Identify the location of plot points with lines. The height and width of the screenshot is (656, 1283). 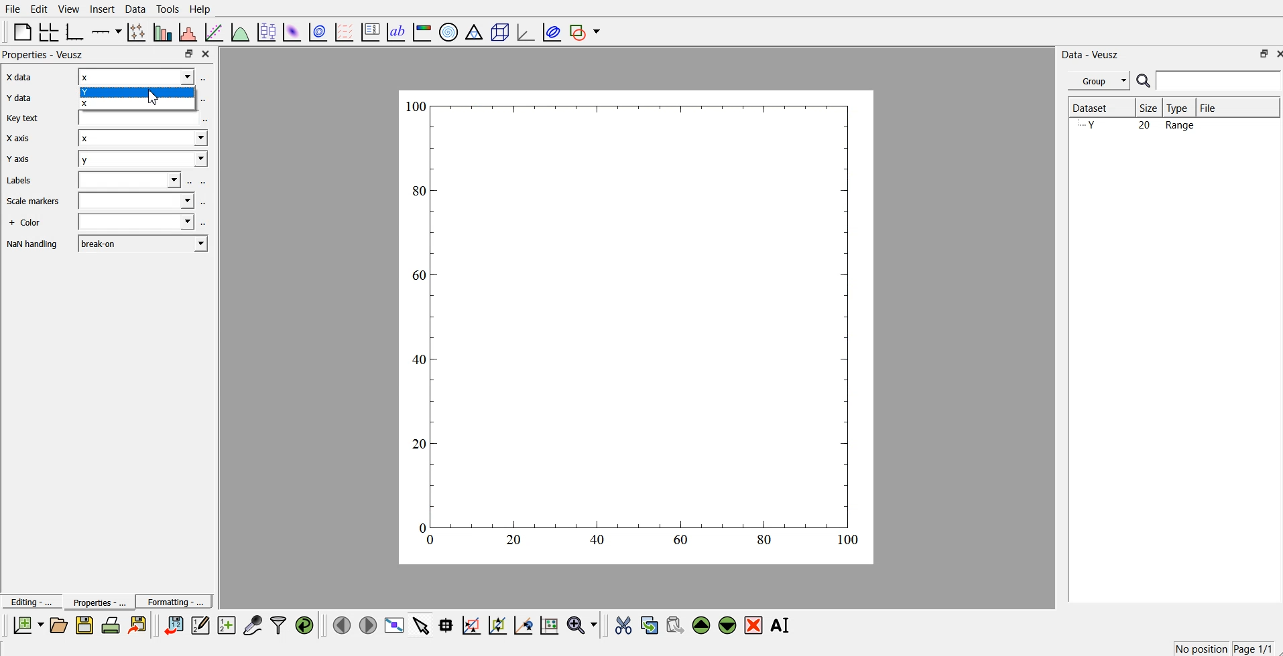
(137, 32).